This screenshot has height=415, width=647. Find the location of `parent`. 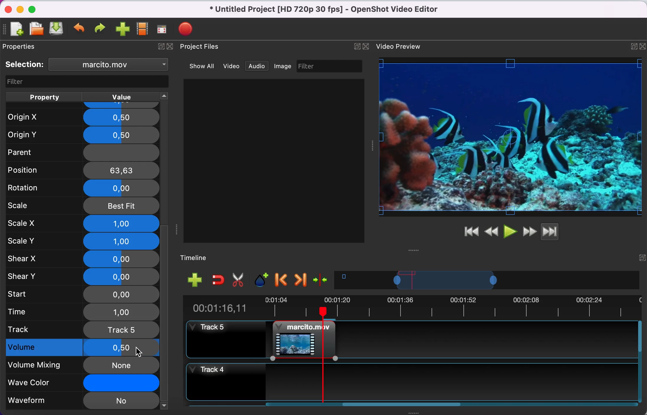

parent is located at coordinates (80, 152).